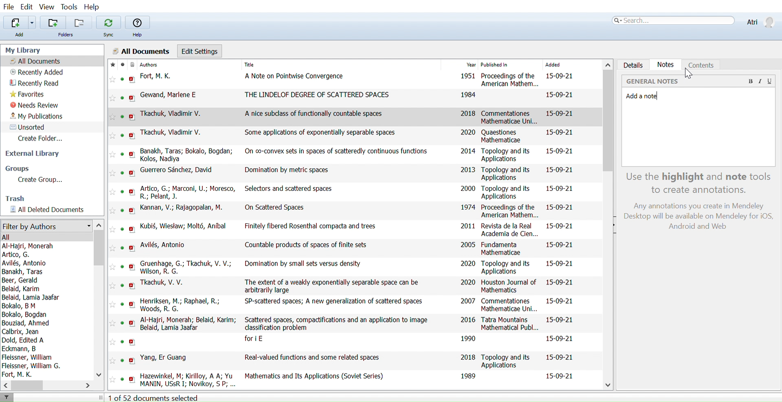 The height and width of the screenshot is (402, 782). I want to click on Tkachuk, V. V., so click(163, 282).